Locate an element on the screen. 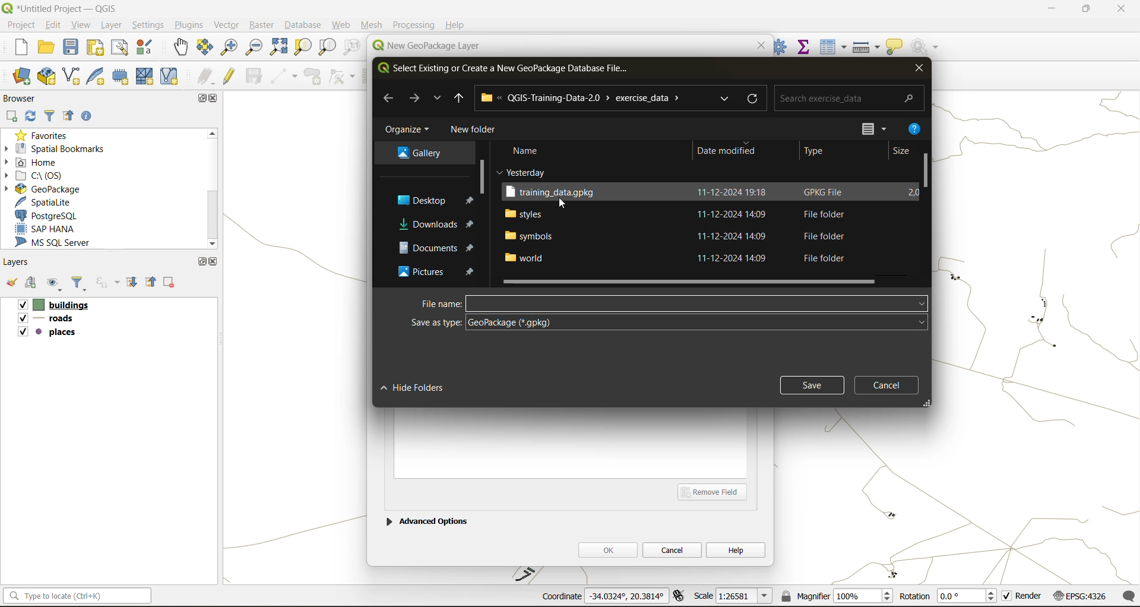  open data source manager is located at coordinates (22, 77).